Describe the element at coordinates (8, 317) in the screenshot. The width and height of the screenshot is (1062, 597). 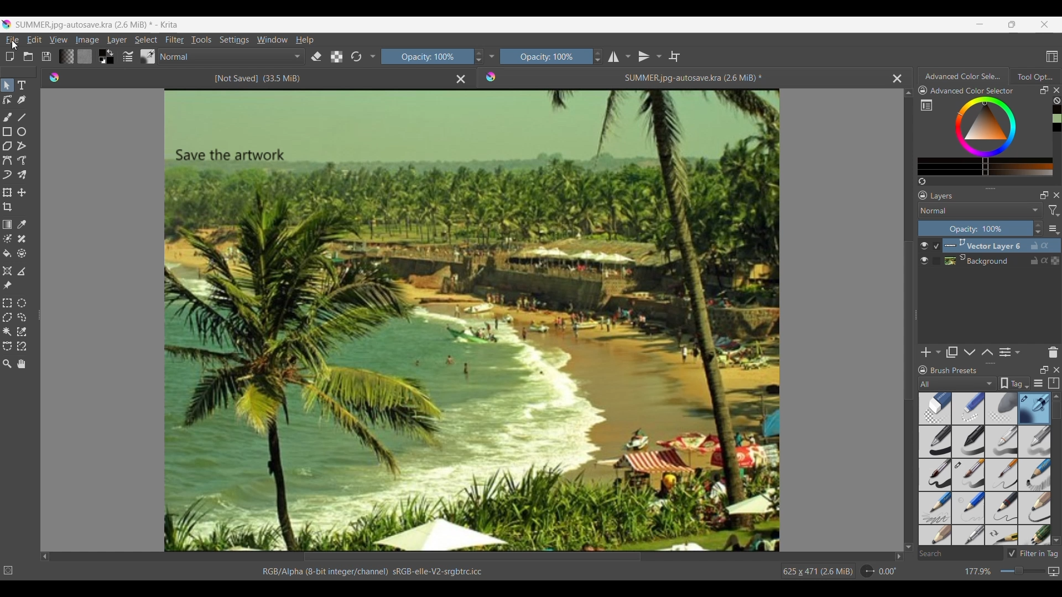
I see `Polygon selection tool` at that location.